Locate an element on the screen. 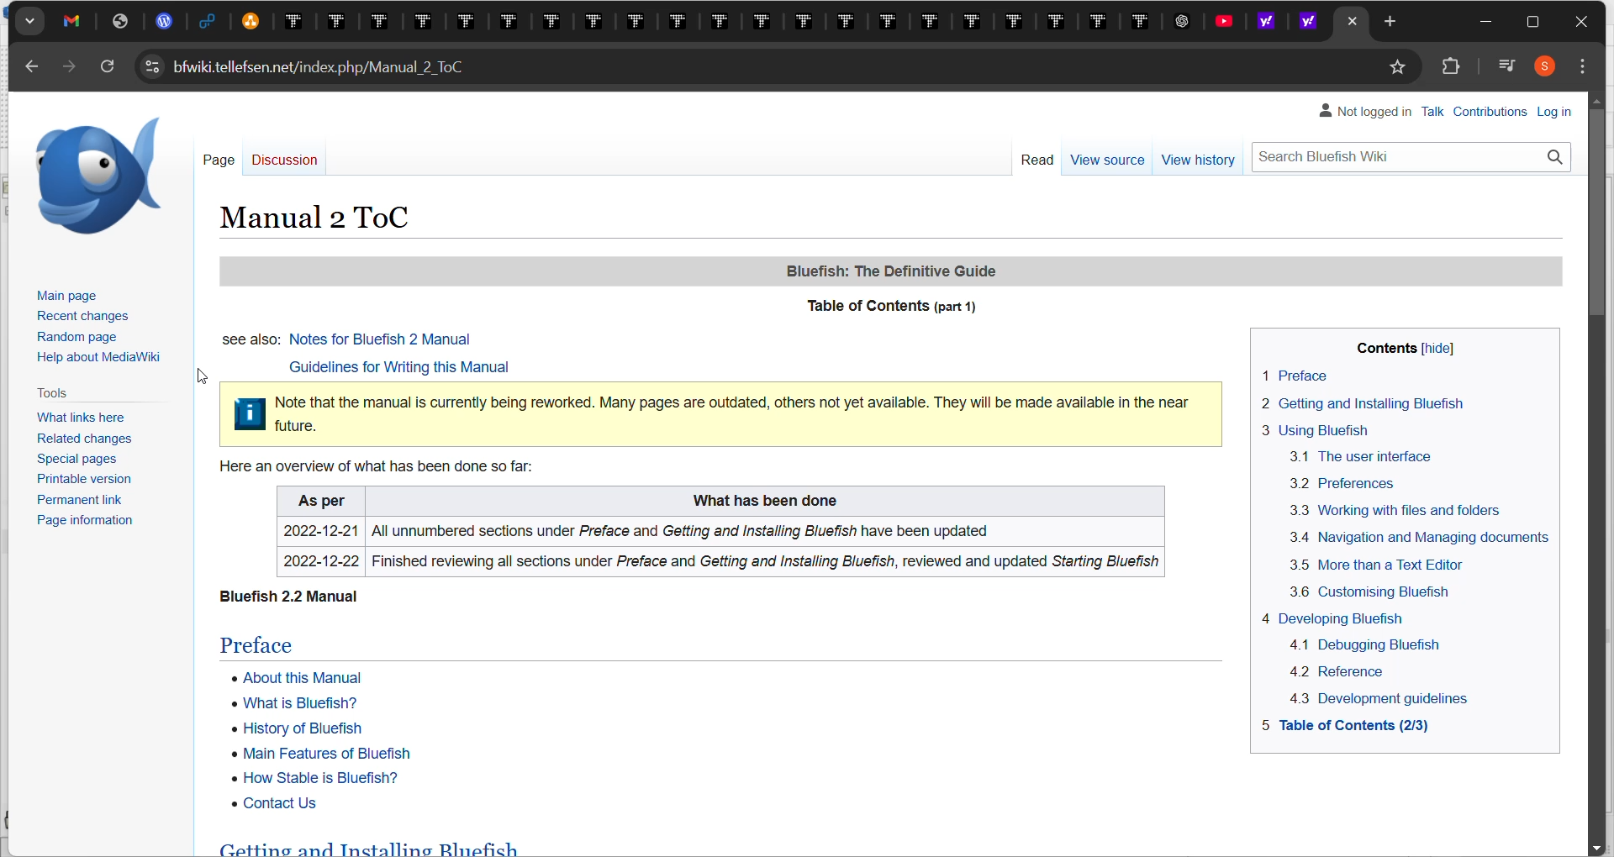 This screenshot has height=857, width=1614. random page is located at coordinates (84, 335).